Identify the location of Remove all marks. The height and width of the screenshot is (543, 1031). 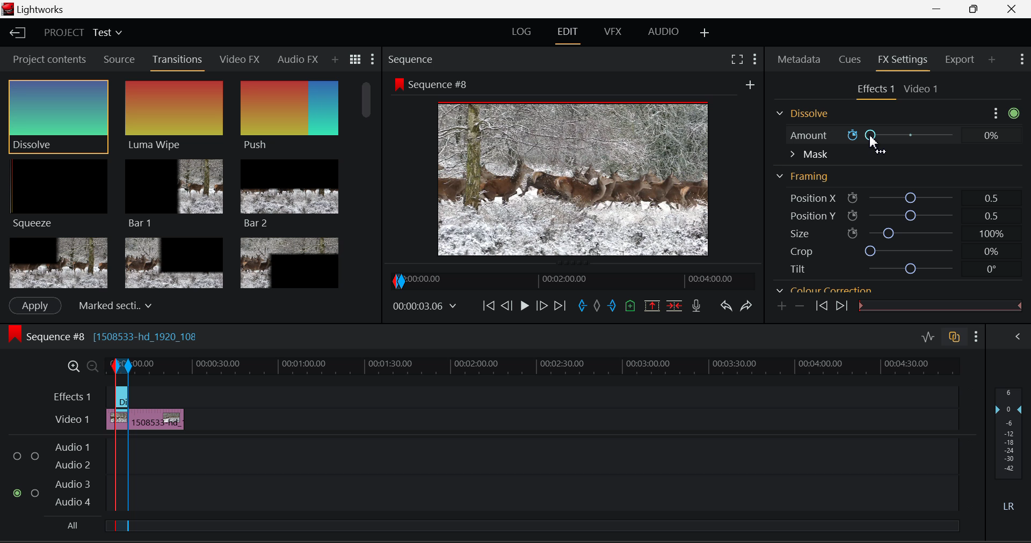
(597, 307).